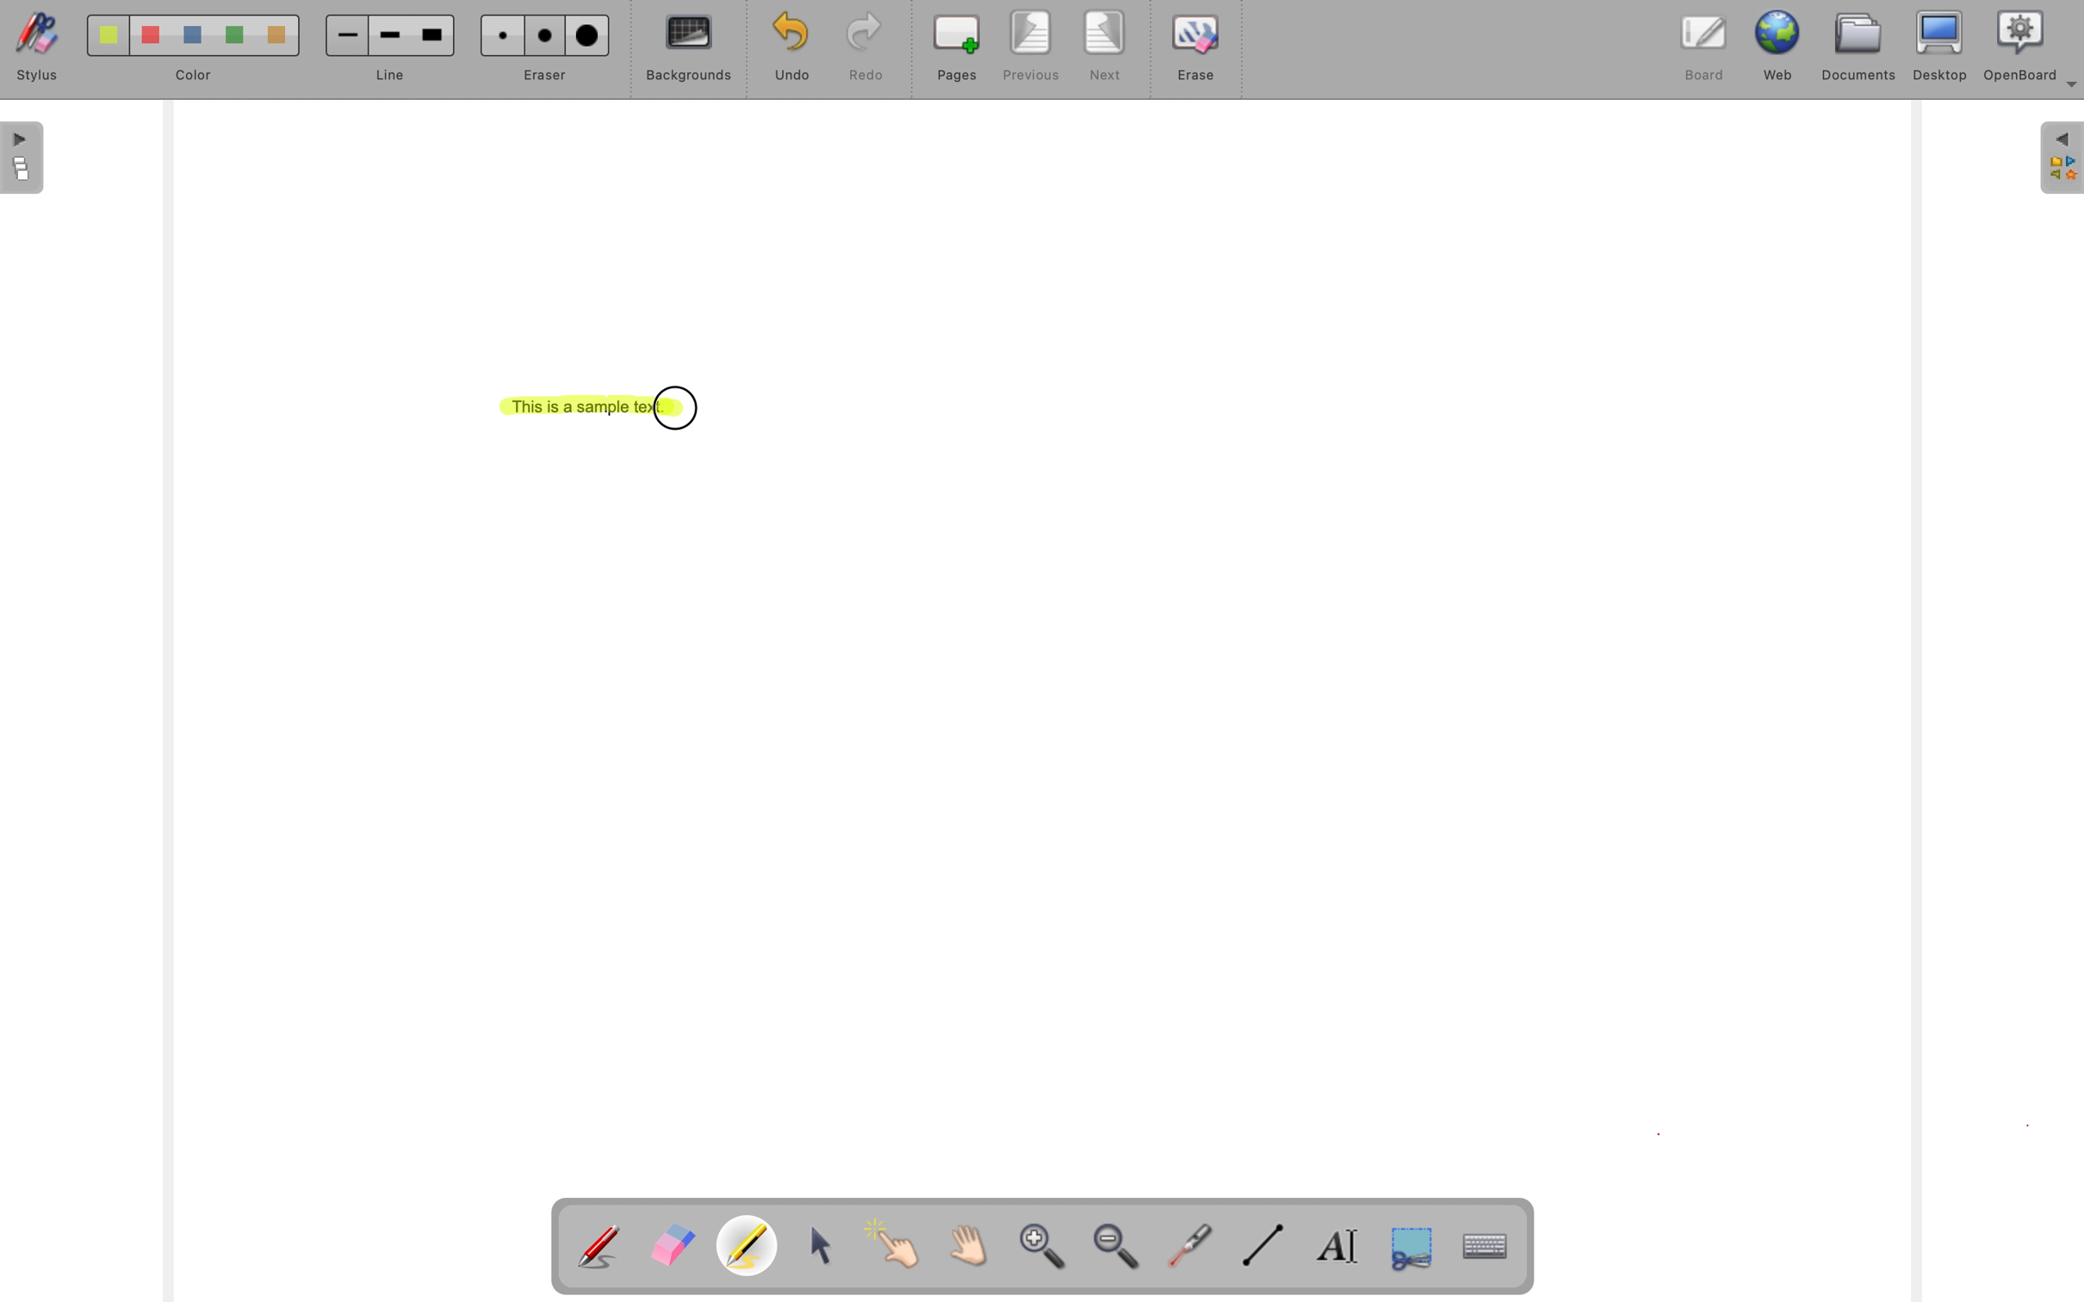  Describe the element at coordinates (1120, 1247) in the screenshot. I see `zoom out` at that location.